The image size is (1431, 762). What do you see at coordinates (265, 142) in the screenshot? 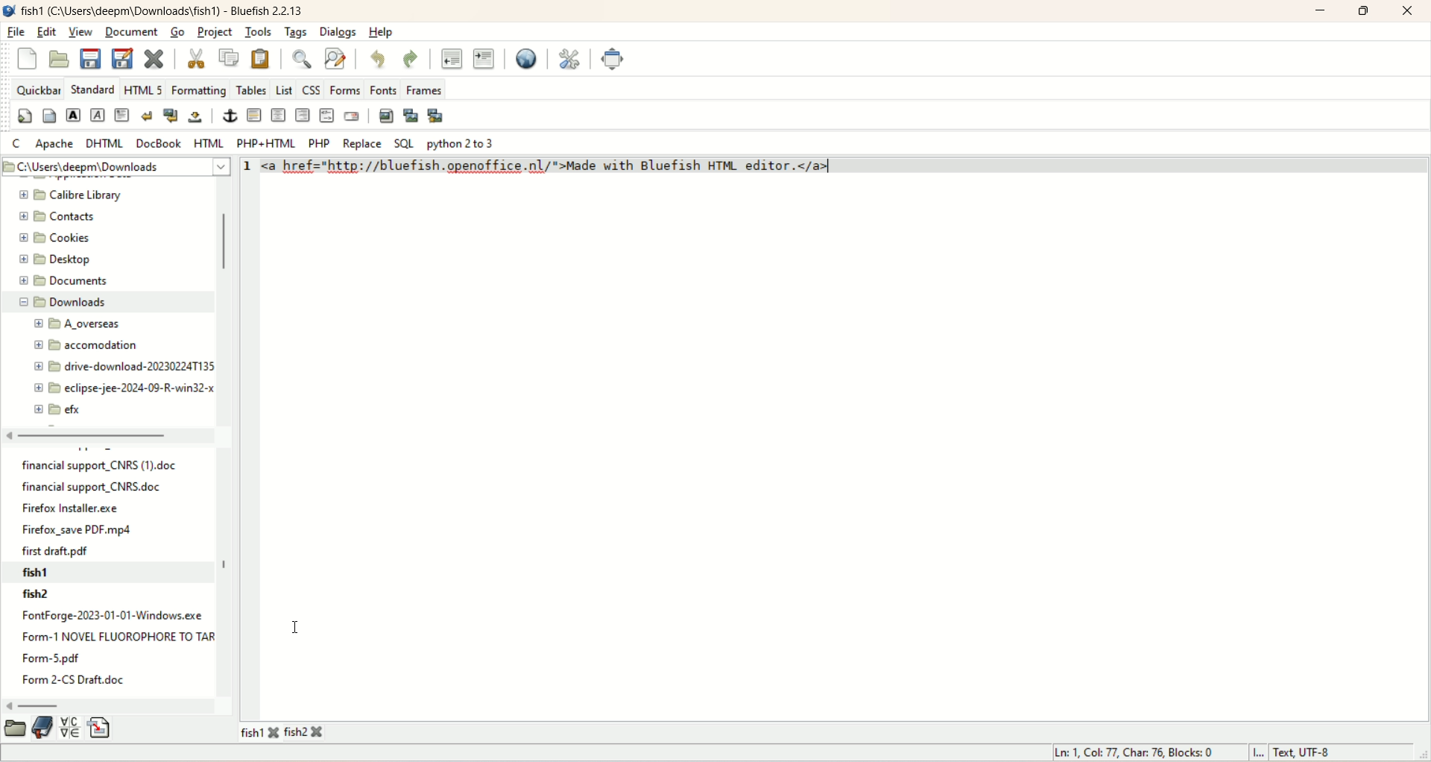
I see `PHP+HTML` at bounding box center [265, 142].